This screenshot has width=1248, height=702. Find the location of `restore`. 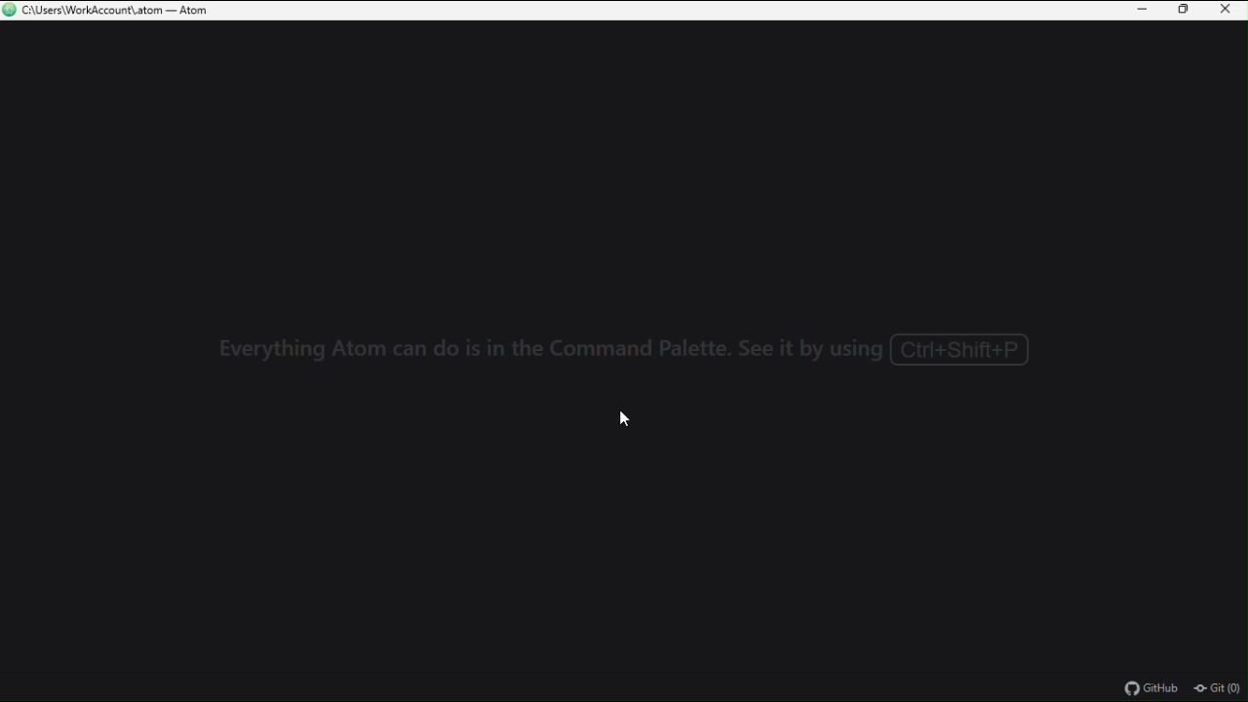

restore is located at coordinates (1187, 11).